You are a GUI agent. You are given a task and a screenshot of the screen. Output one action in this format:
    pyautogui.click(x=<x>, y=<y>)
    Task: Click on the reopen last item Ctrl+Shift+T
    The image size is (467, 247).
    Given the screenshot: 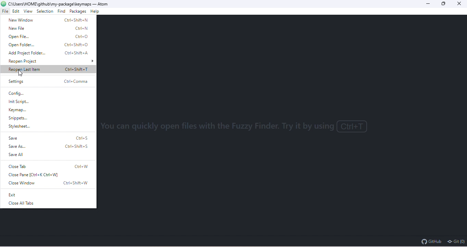 What is the action you would take?
    pyautogui.click(x=49, y=69)
    